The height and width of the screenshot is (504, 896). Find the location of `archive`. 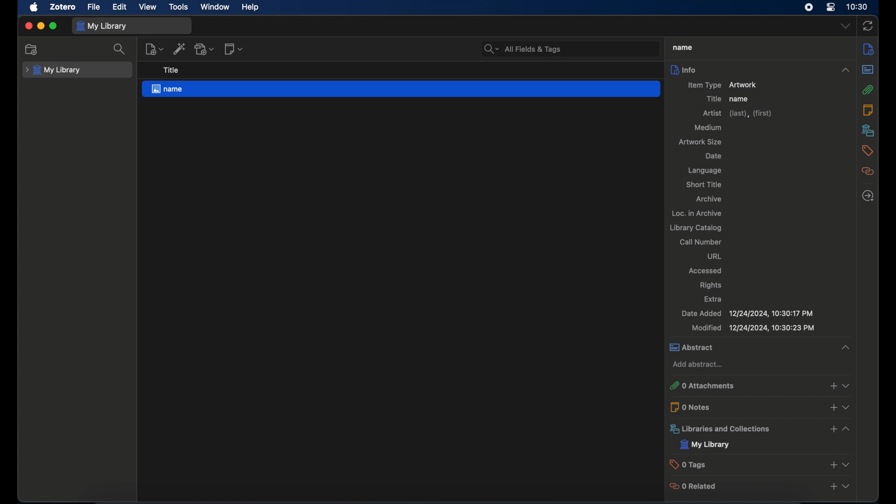

archive is located at coordinates (709, 199).